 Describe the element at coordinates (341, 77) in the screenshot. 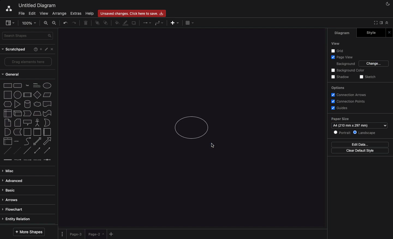

I see `Shadow` at that location.